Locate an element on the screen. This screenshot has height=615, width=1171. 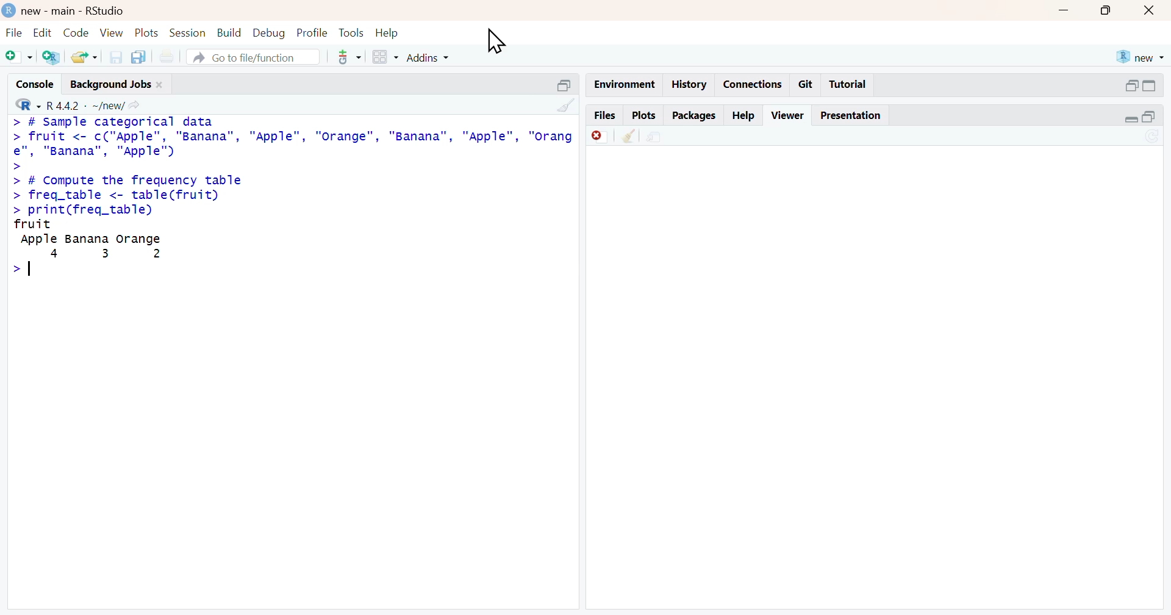
session is located at coordinates (188, 32).